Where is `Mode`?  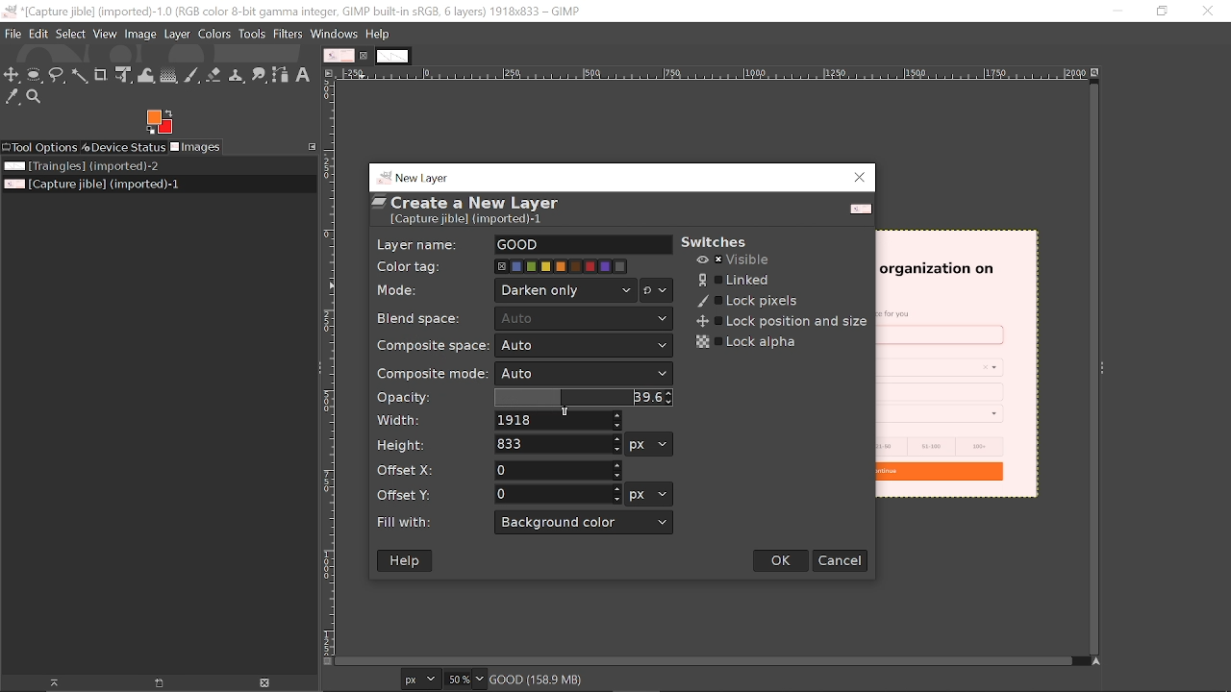
Mode is located at coordinates (566, 290).